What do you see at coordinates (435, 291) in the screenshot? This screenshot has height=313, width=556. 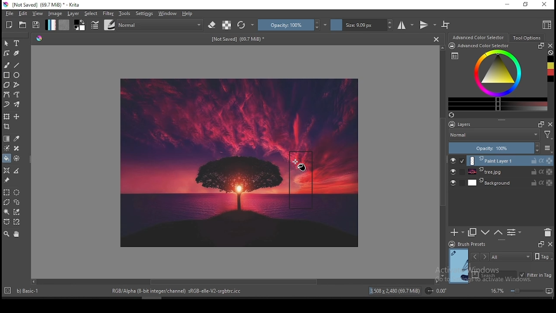 I see `roattion` at bounding box center [435, 291].